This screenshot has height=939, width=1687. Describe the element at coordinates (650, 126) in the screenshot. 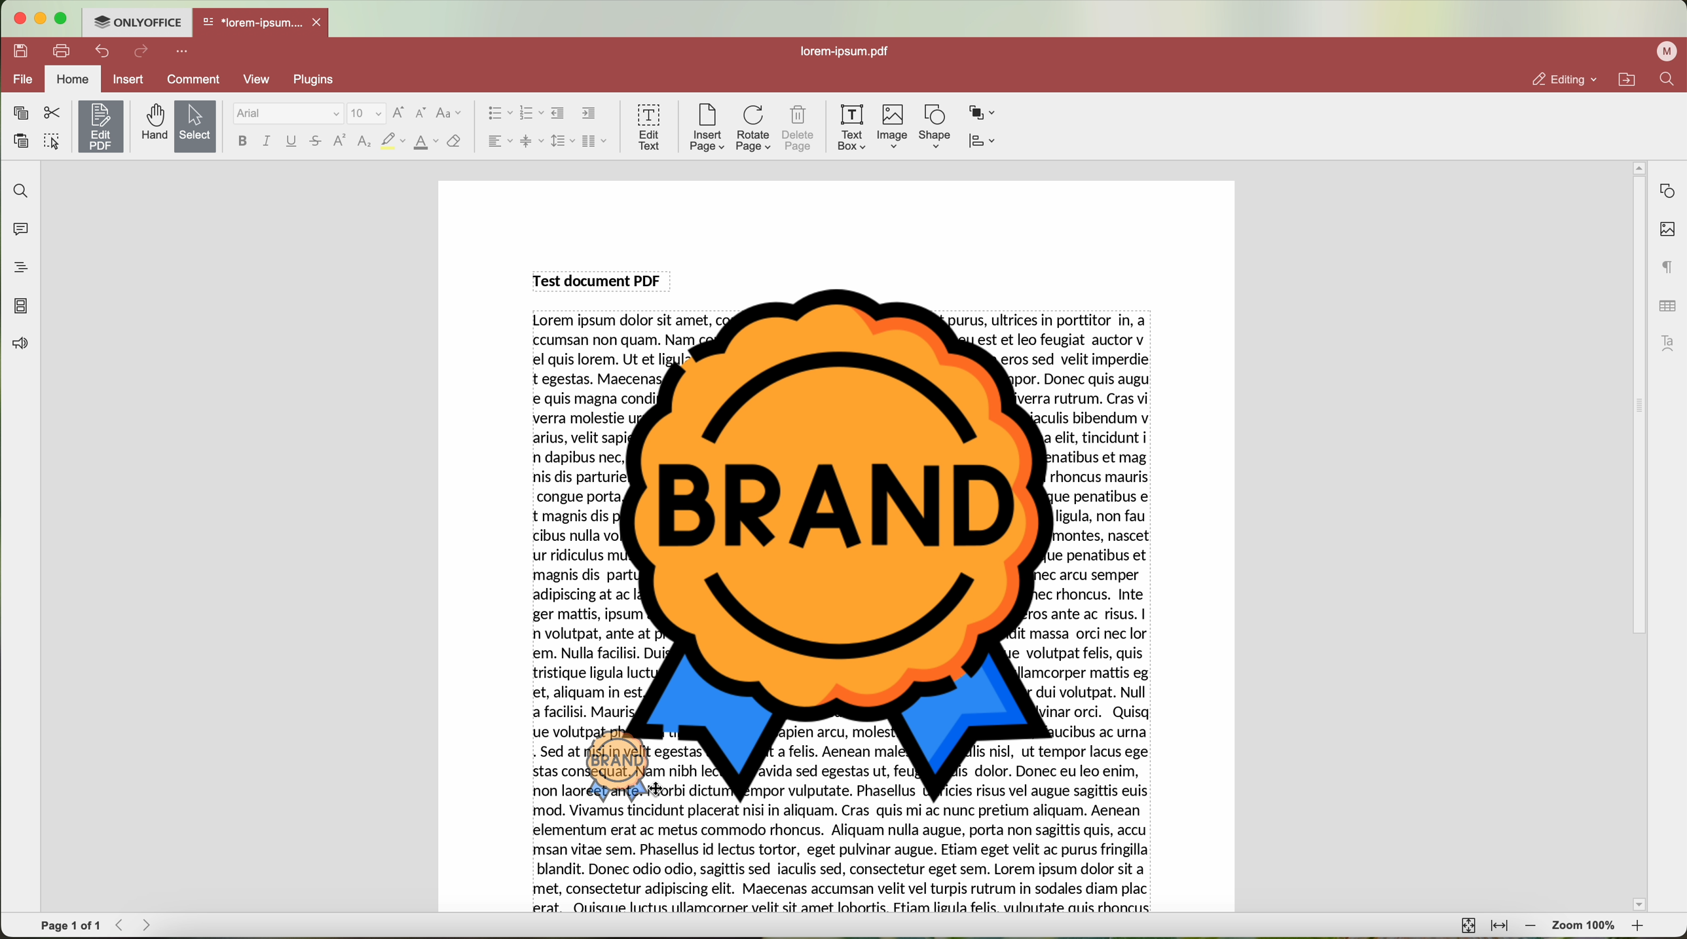

I see `edit text` at that location.